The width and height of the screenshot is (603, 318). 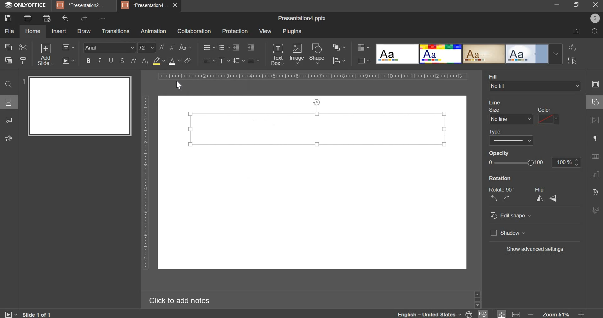 I want to click on slideshow, so click(x=68, y=61).